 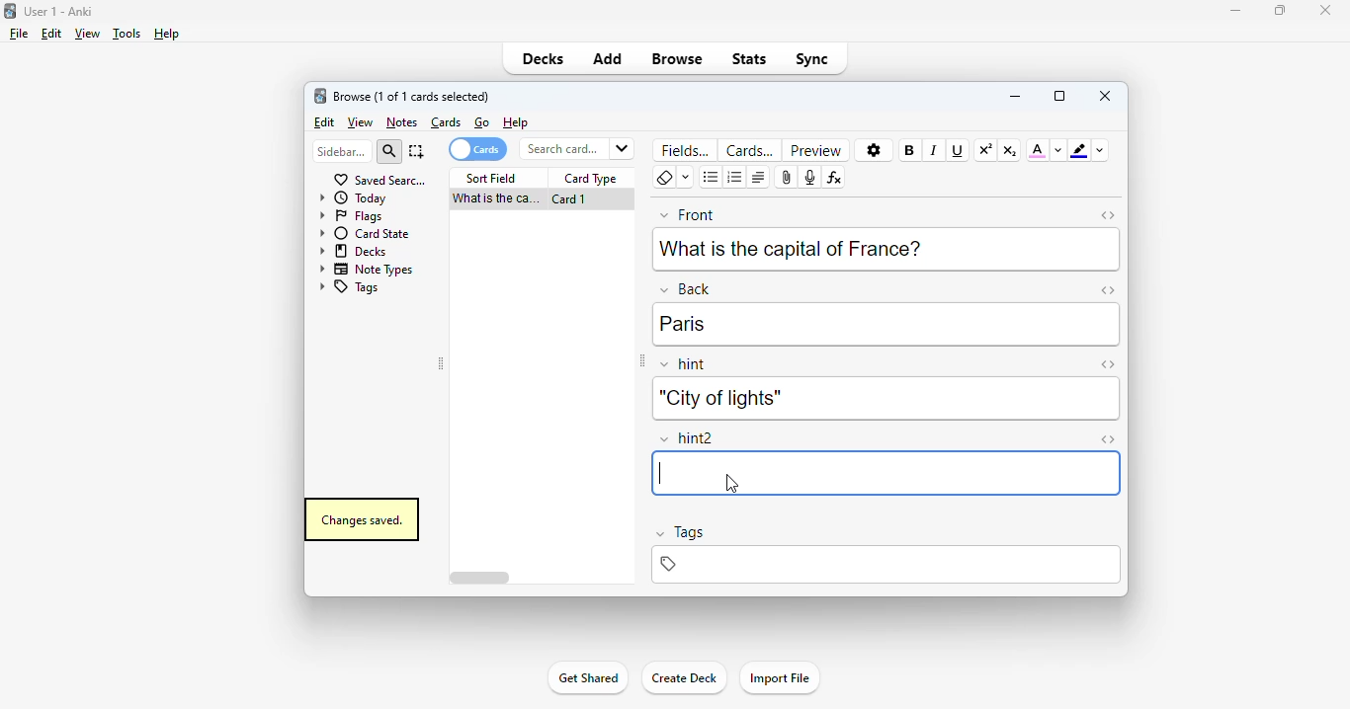 I want to click on cards, so click(x=476, y=149).